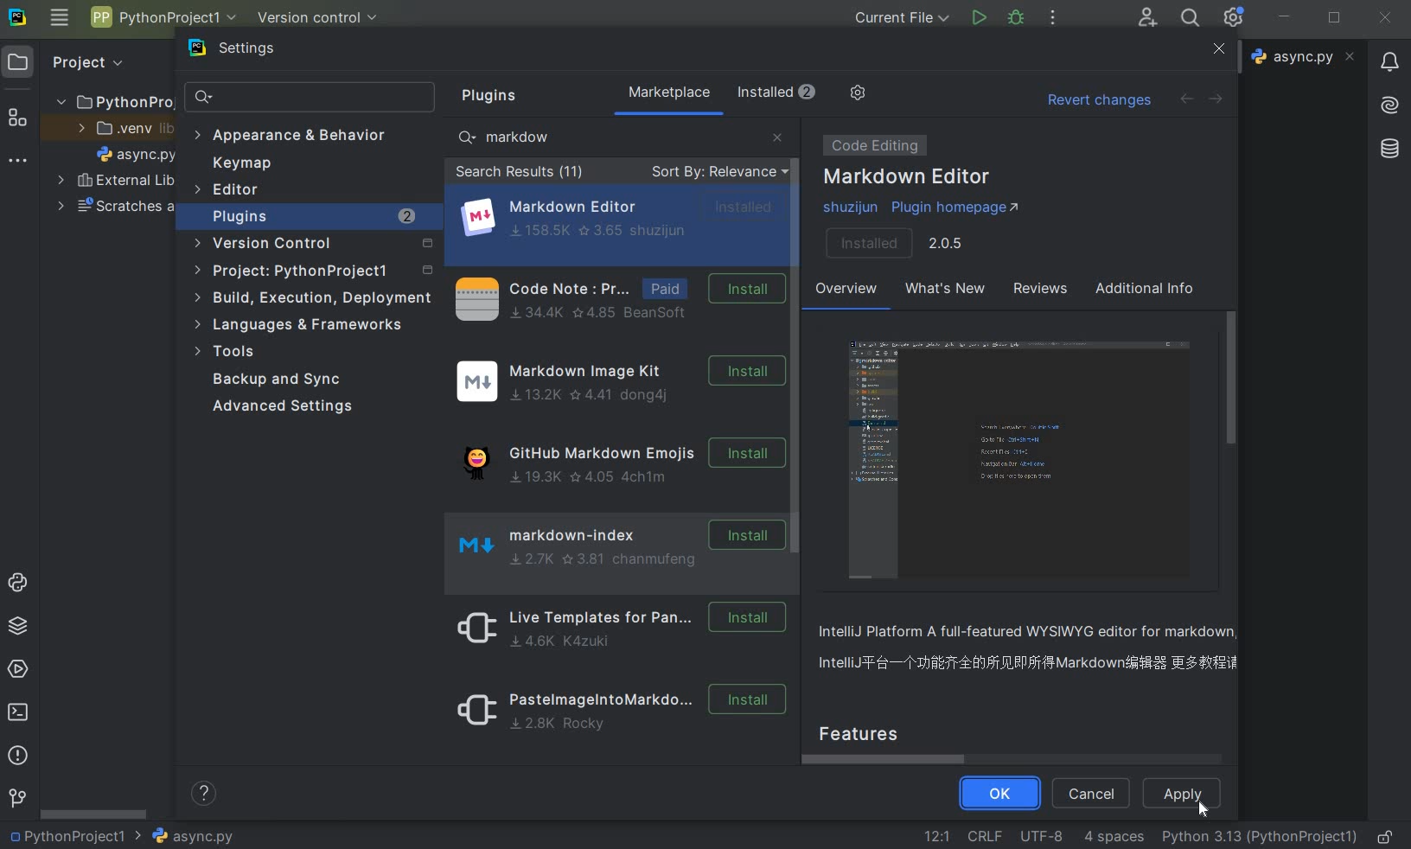 The image size is (1411, 849). What do you see at coordinates (318, 18) in the screenshot?
I see `version control` at bounding box center [318, 18].